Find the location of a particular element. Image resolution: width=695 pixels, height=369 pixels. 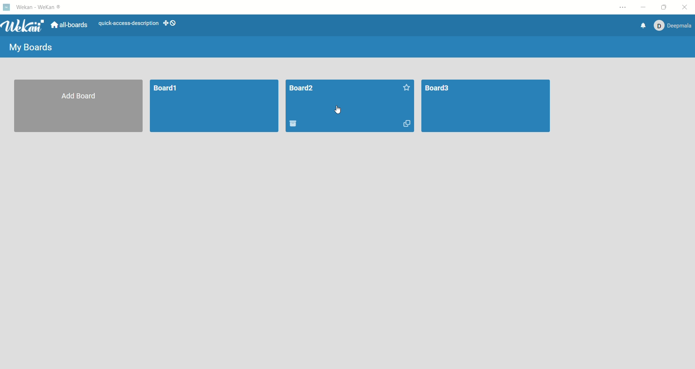

board title is located at coordinates (302, 86).